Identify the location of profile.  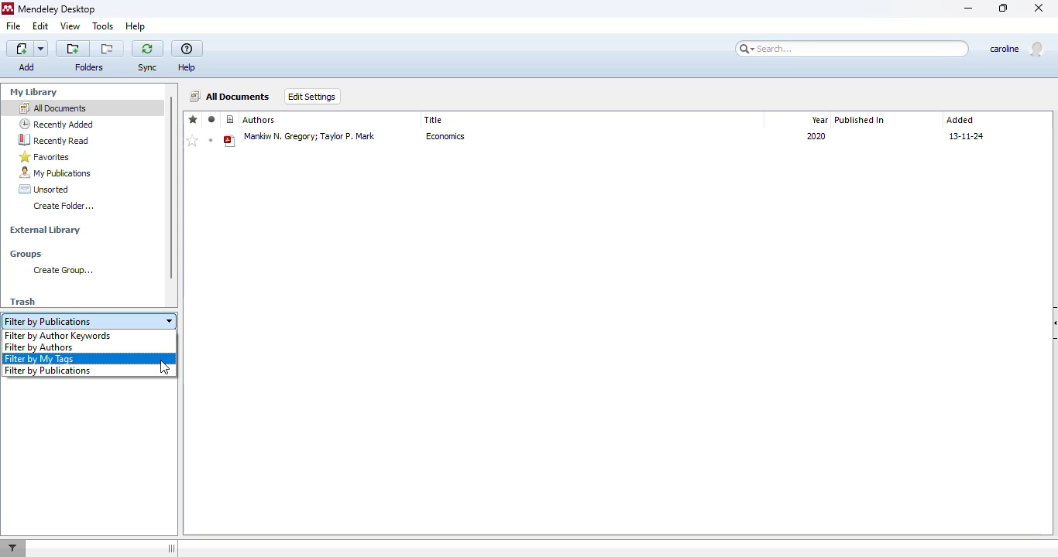
(1015, 49).